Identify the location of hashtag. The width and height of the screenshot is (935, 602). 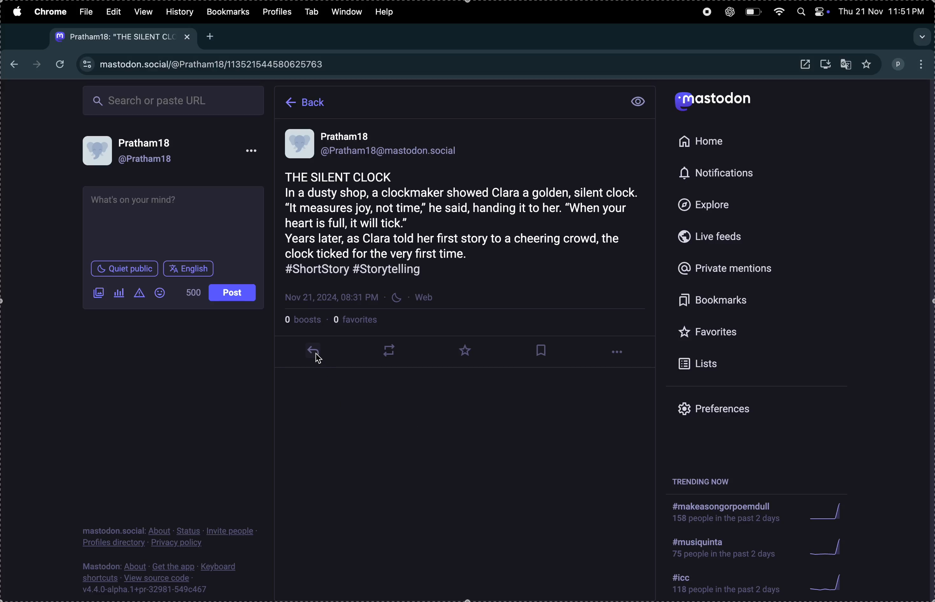
(726, 511).